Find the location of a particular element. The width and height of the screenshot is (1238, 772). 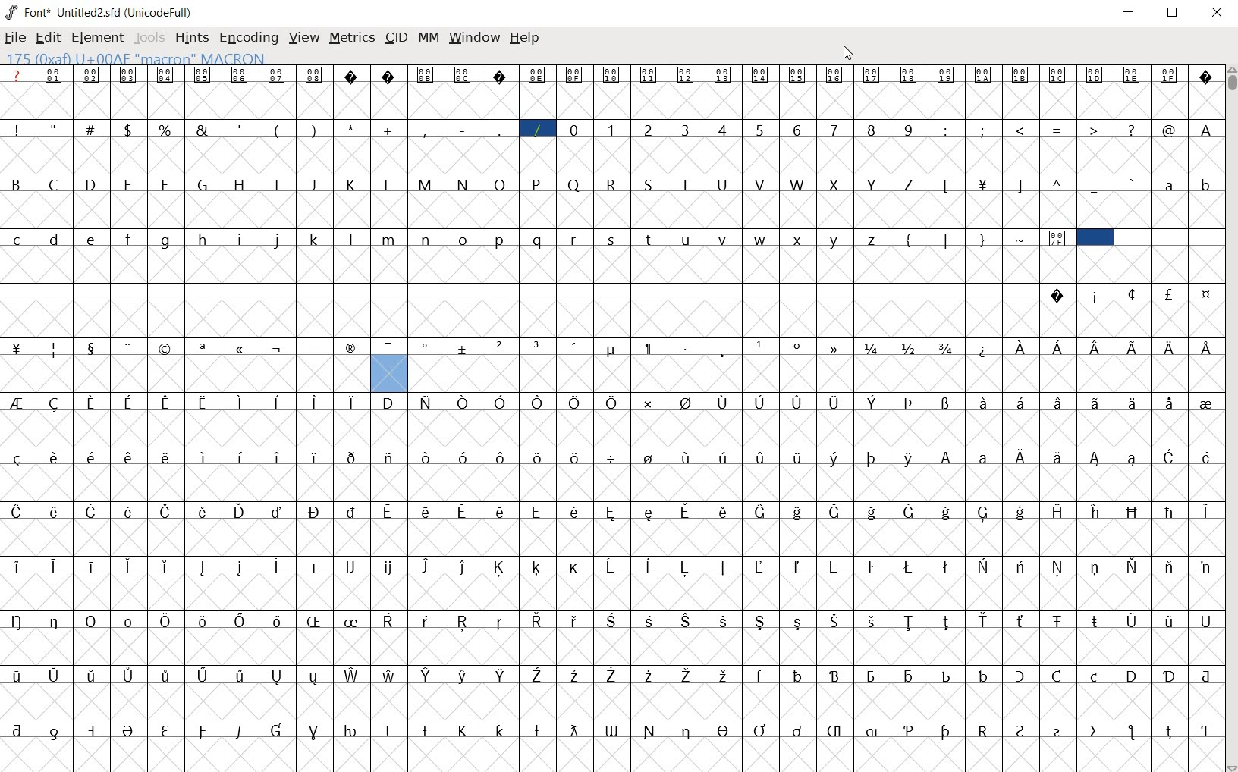

B is located at coordinates (17, 183).